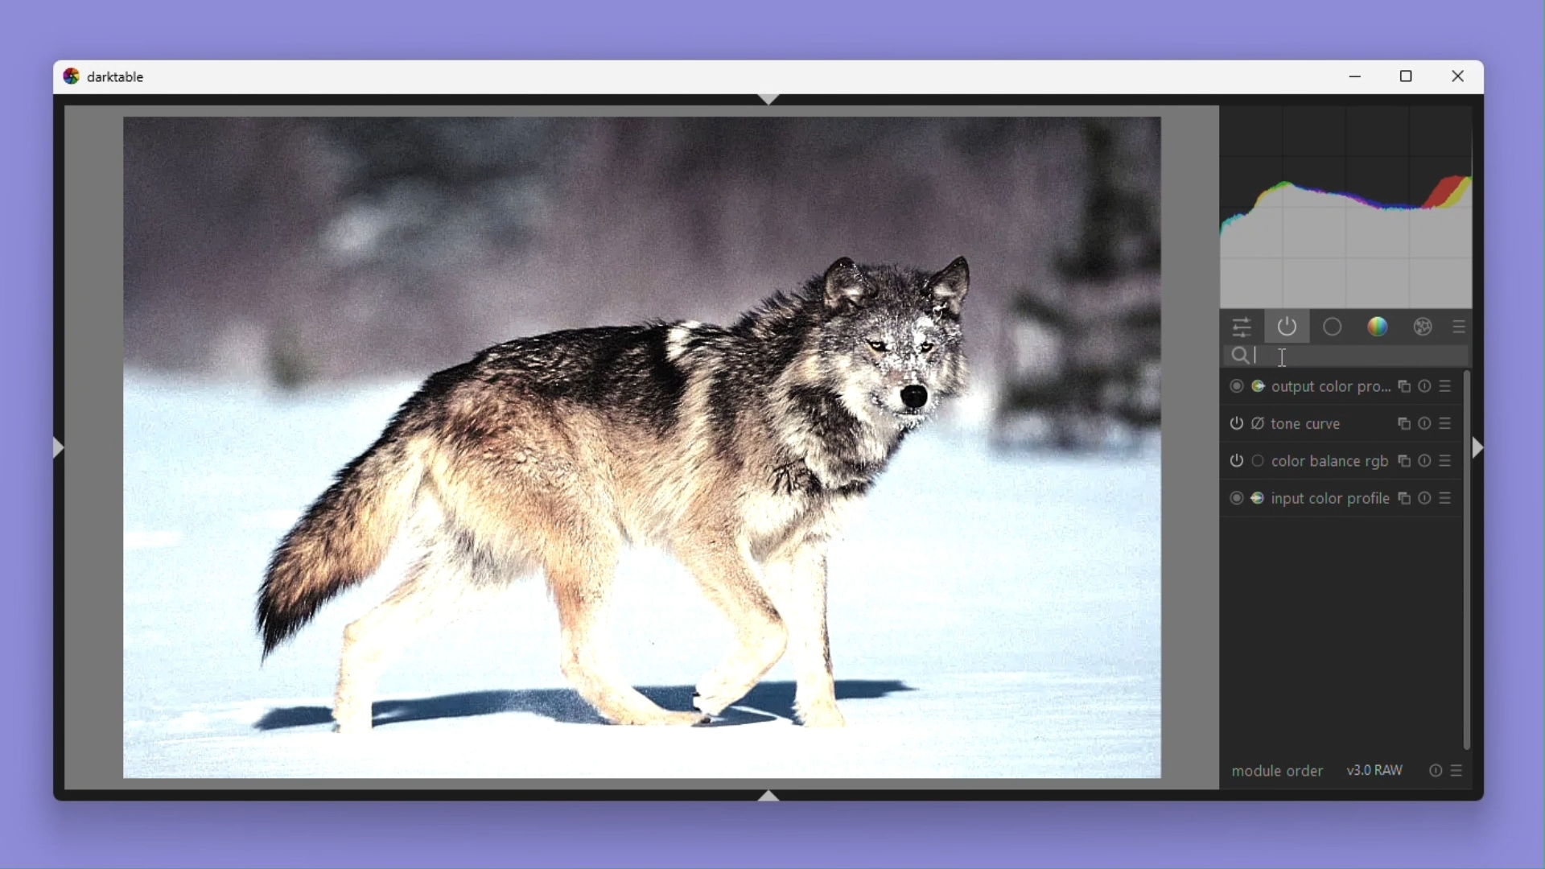 This screenshot has width=1545, height=869. What do you see at coordinates (1479, 450) in the screenshot?
I see `Collapse` at bounding box center [1479, 450].